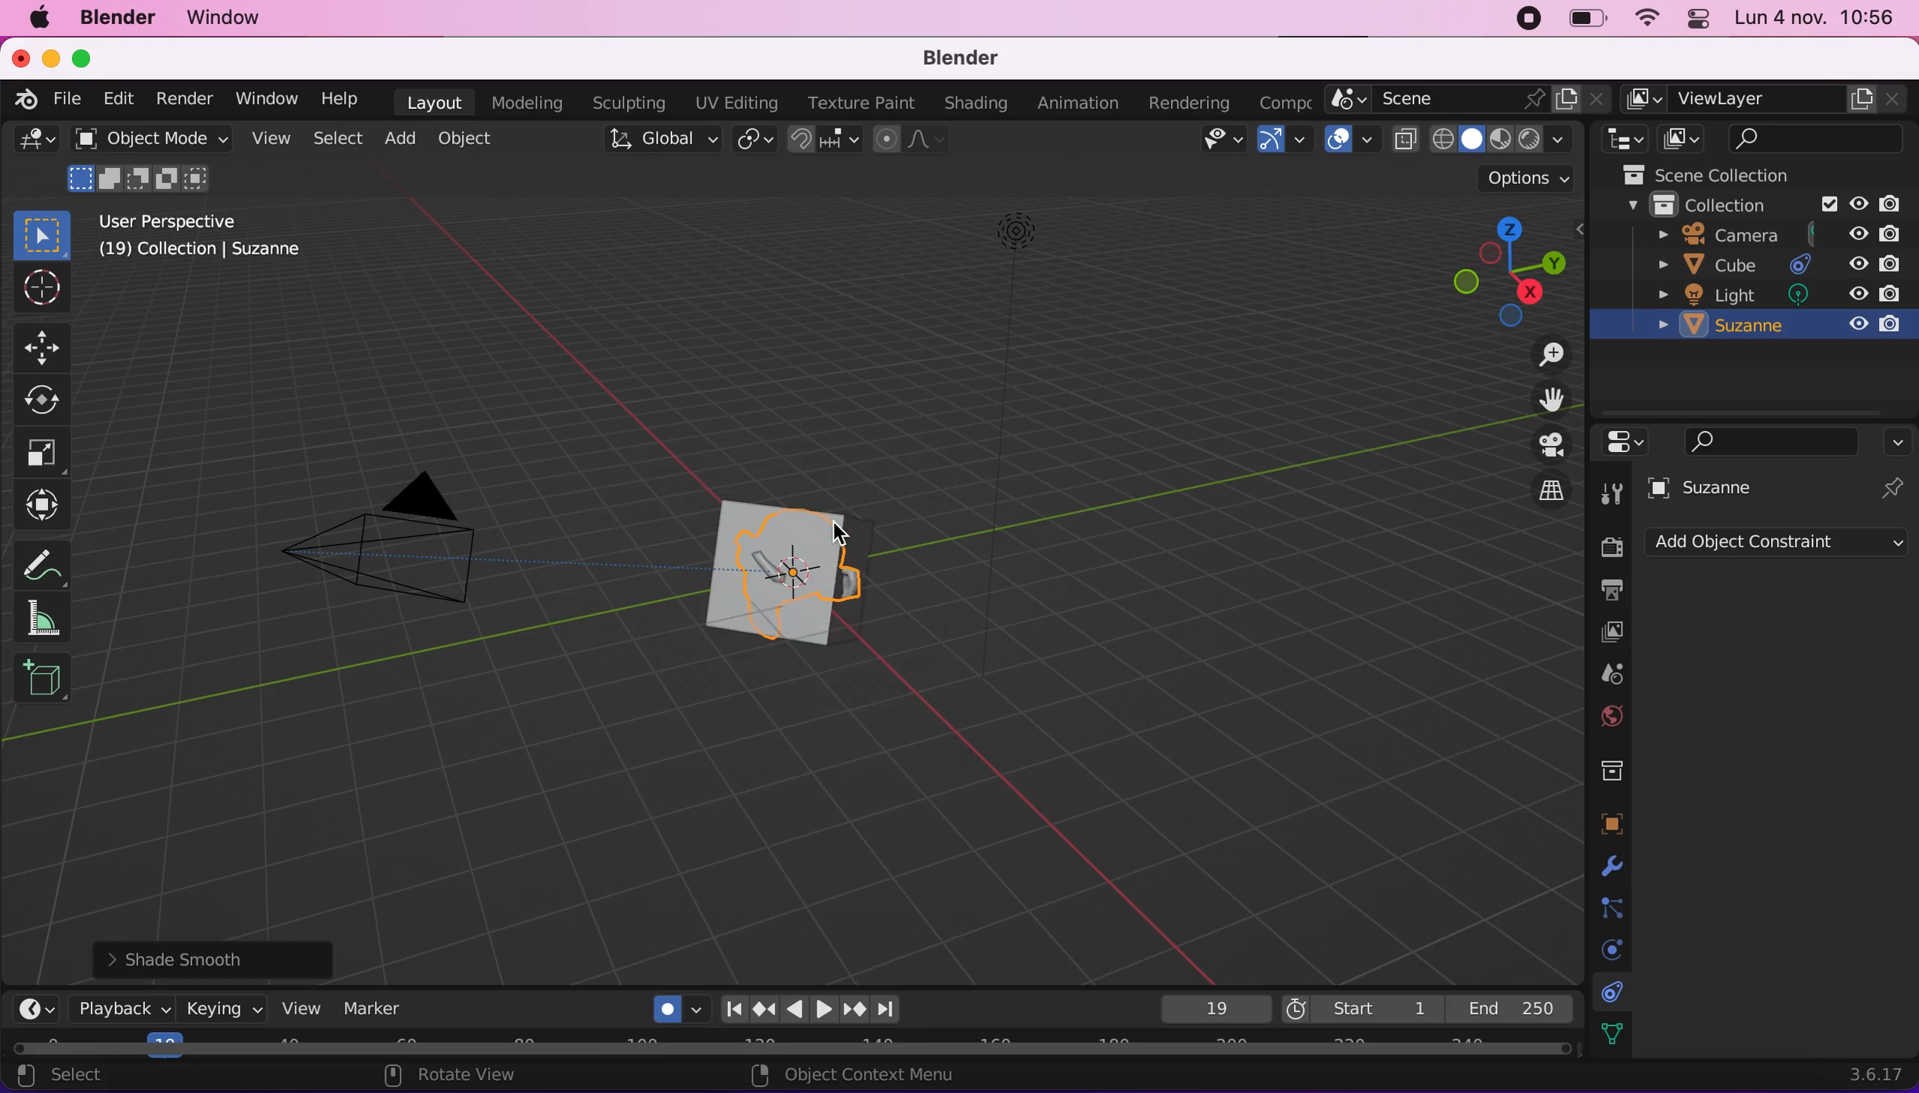 Image resolution: width=1919 pixels, height=1093 pixels. What do you see at coordinates (1444, 140) in the screenshot?
I see `wireframe display` at bounding box center [1444, 140].